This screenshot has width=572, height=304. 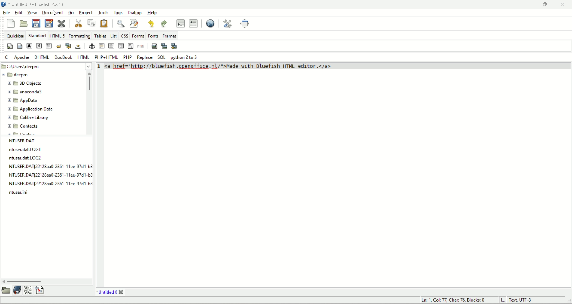 I want to click on text, UTF-8, so click(x=525, y=300).